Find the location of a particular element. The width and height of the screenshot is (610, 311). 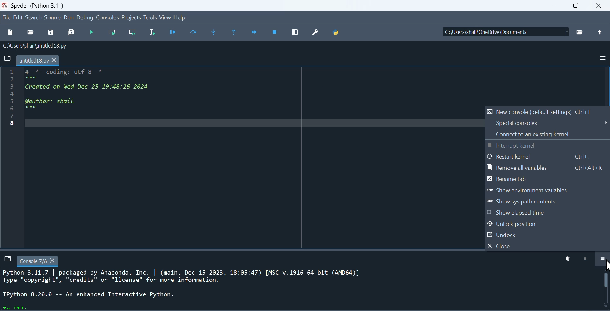

console 7/A tab is located at coordinates (38, 261).